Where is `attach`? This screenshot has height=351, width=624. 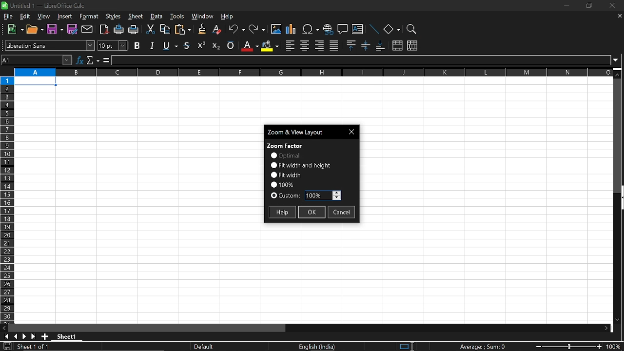
attach is located at coordinates (88, 30).